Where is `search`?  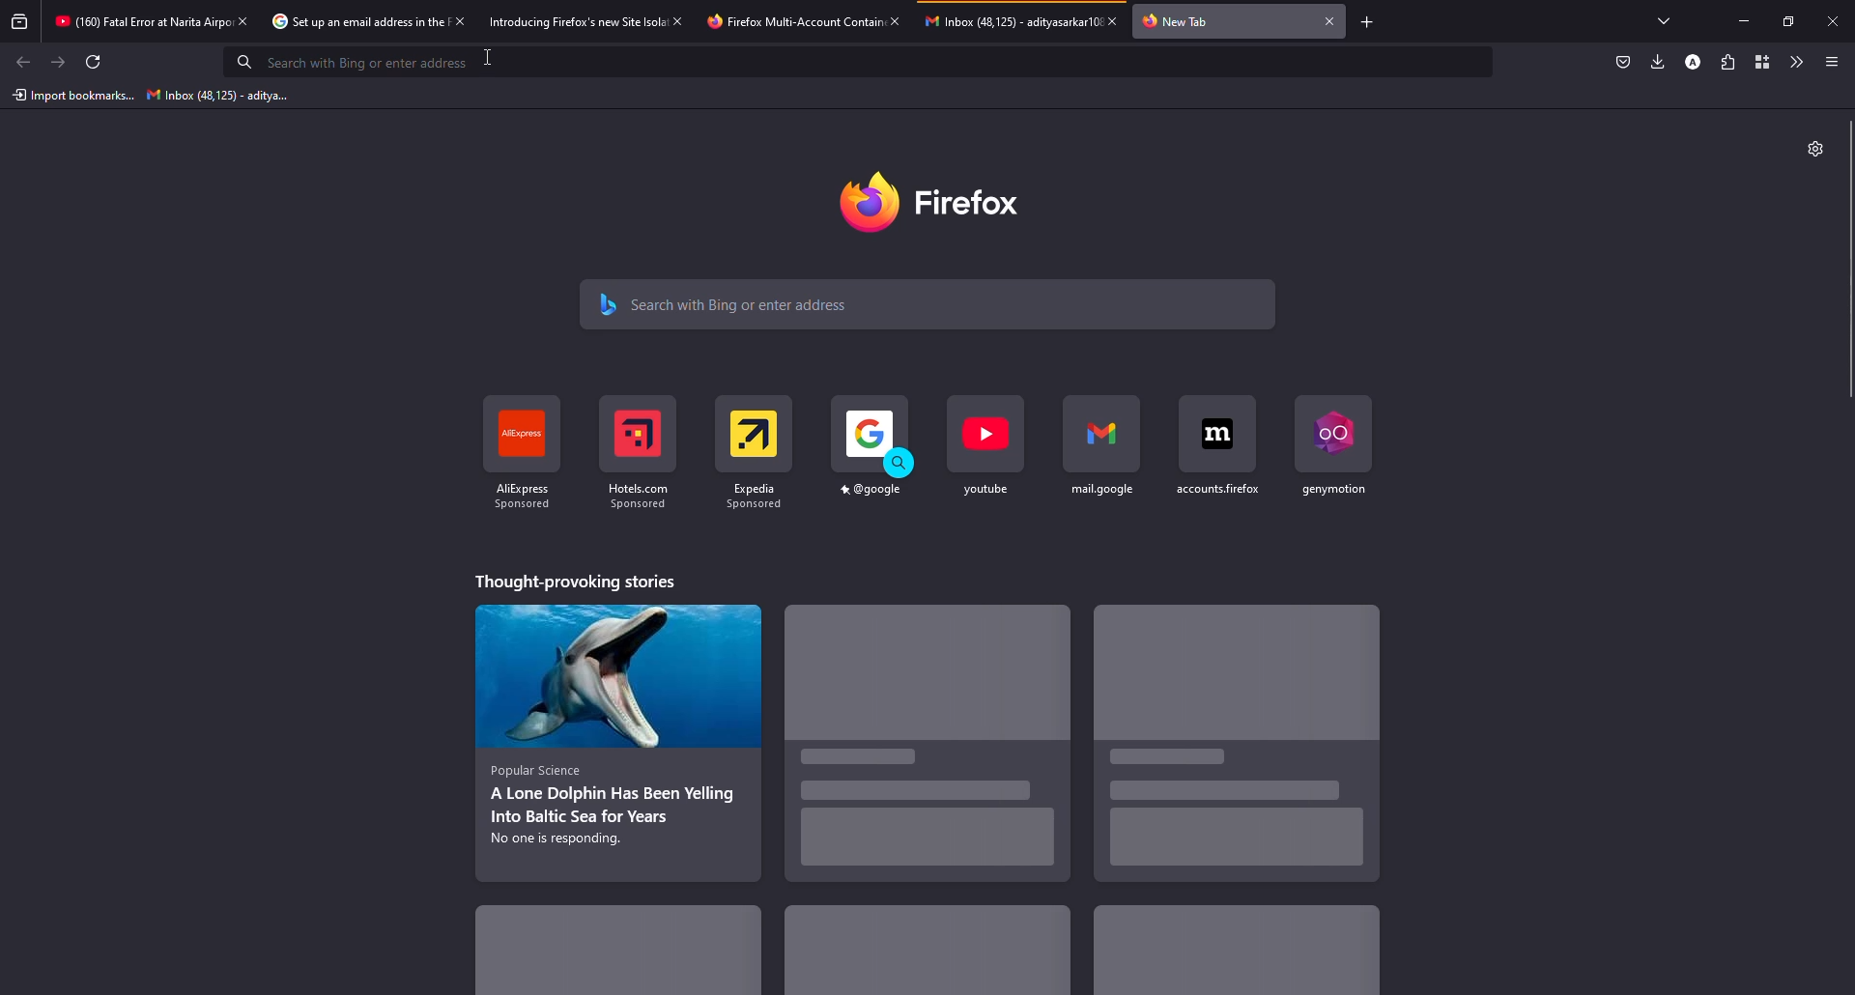 search is located at coordinates (746, 303).